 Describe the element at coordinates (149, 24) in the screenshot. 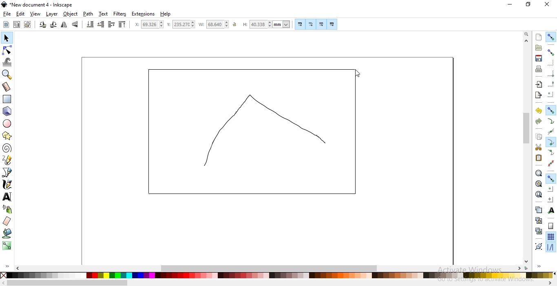

I see `horizontal coordinate of selection` at that location.